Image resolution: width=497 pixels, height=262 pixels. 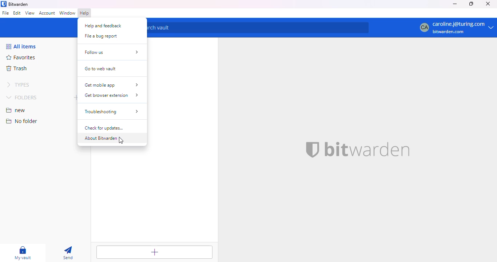 I want to click on caroline.j@turing.com bitwarden.com, so click(x=463, y=28).